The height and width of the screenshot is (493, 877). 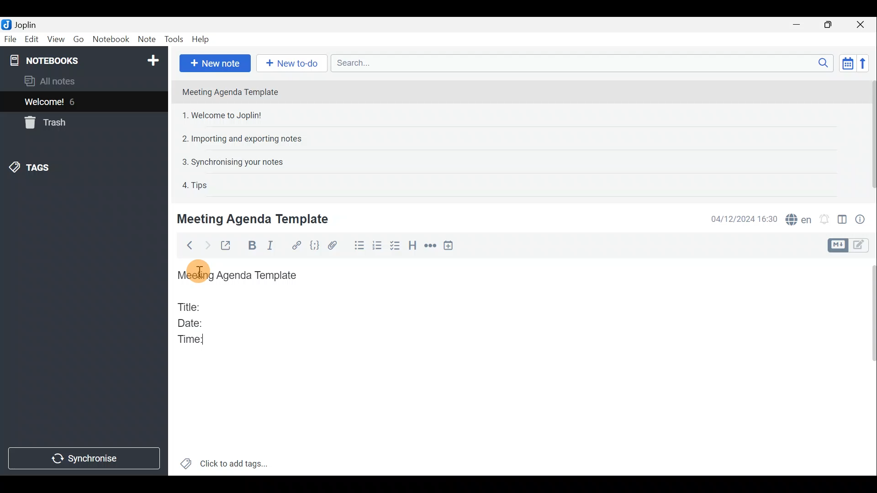 What do you see at coordinates (84, 458) in the screenshot?
I see `Synchronise` at bounding box center [84, 458].